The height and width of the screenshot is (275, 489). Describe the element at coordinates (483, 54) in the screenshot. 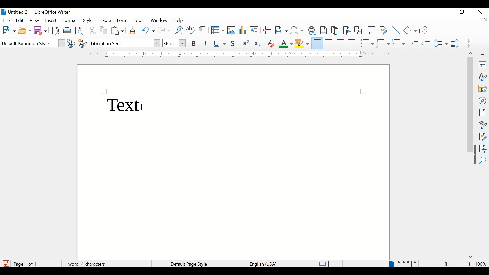

I see `more options` at that location.